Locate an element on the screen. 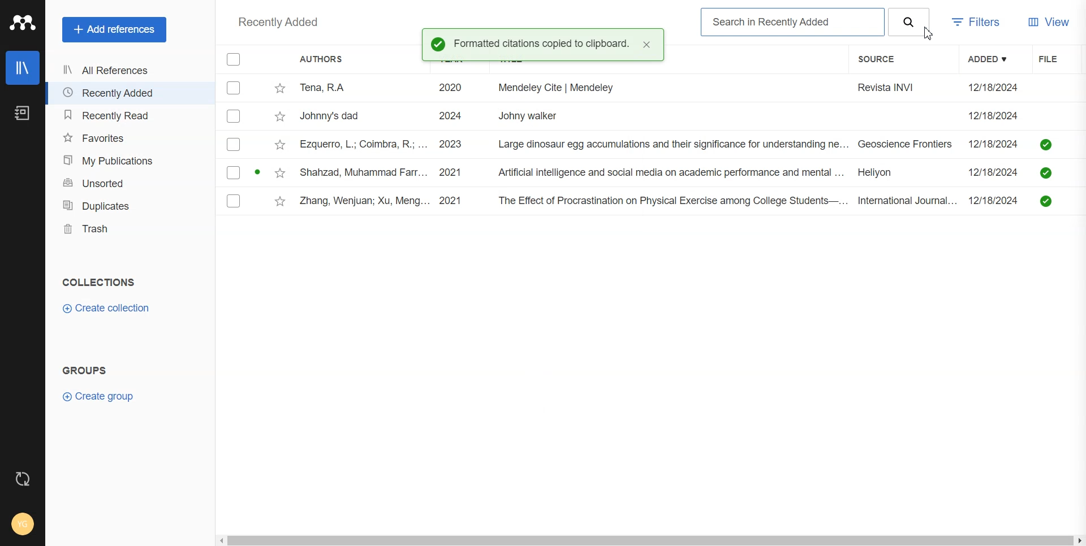 Image resolution: width=1086 pixels, height=546 pixels. Favorites is located at coordinates (130, 137).